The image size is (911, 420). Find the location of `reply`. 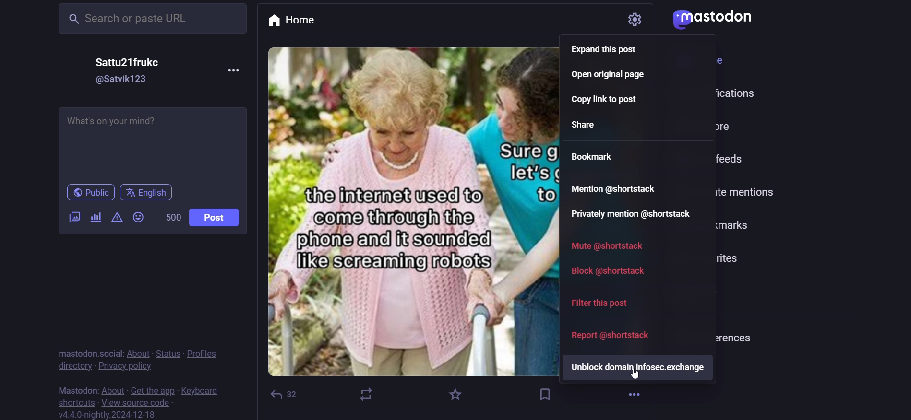

reply is located at coordinates (282, 392).